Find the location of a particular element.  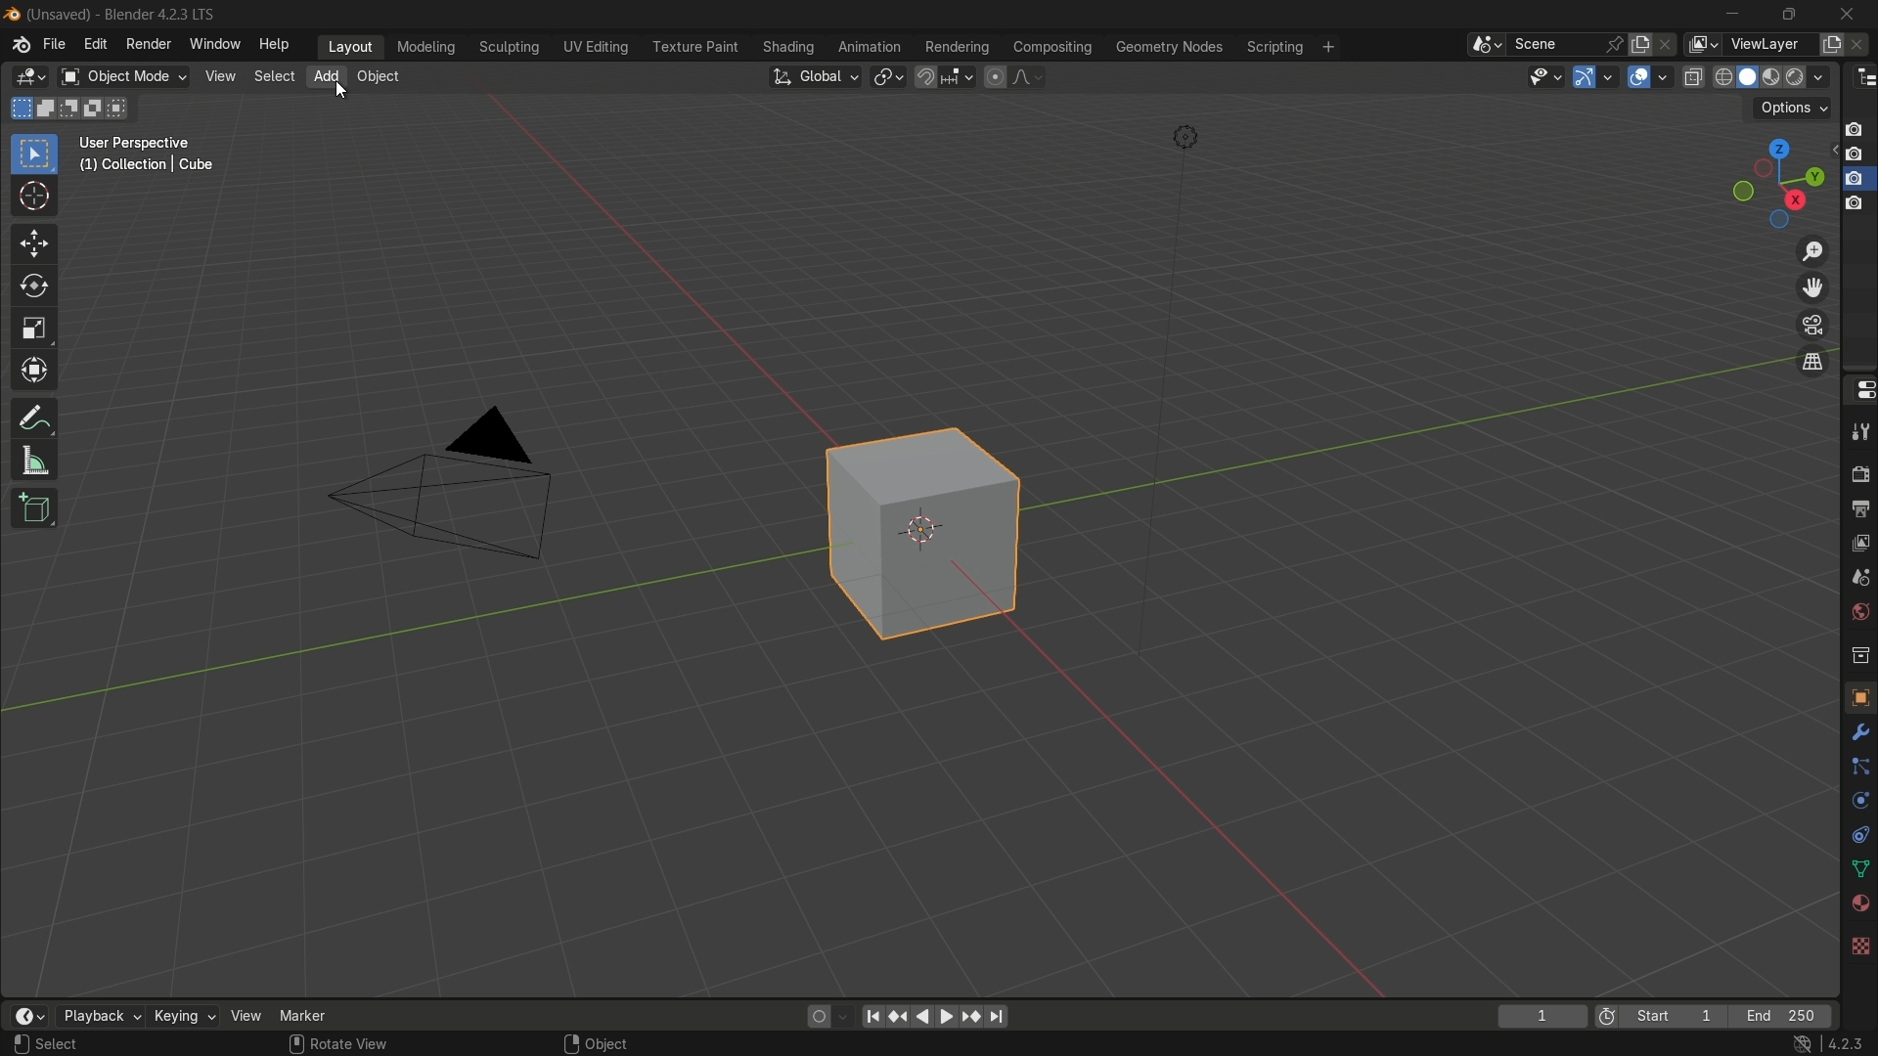

toggle x ray is located at coordinates (1693, 76).